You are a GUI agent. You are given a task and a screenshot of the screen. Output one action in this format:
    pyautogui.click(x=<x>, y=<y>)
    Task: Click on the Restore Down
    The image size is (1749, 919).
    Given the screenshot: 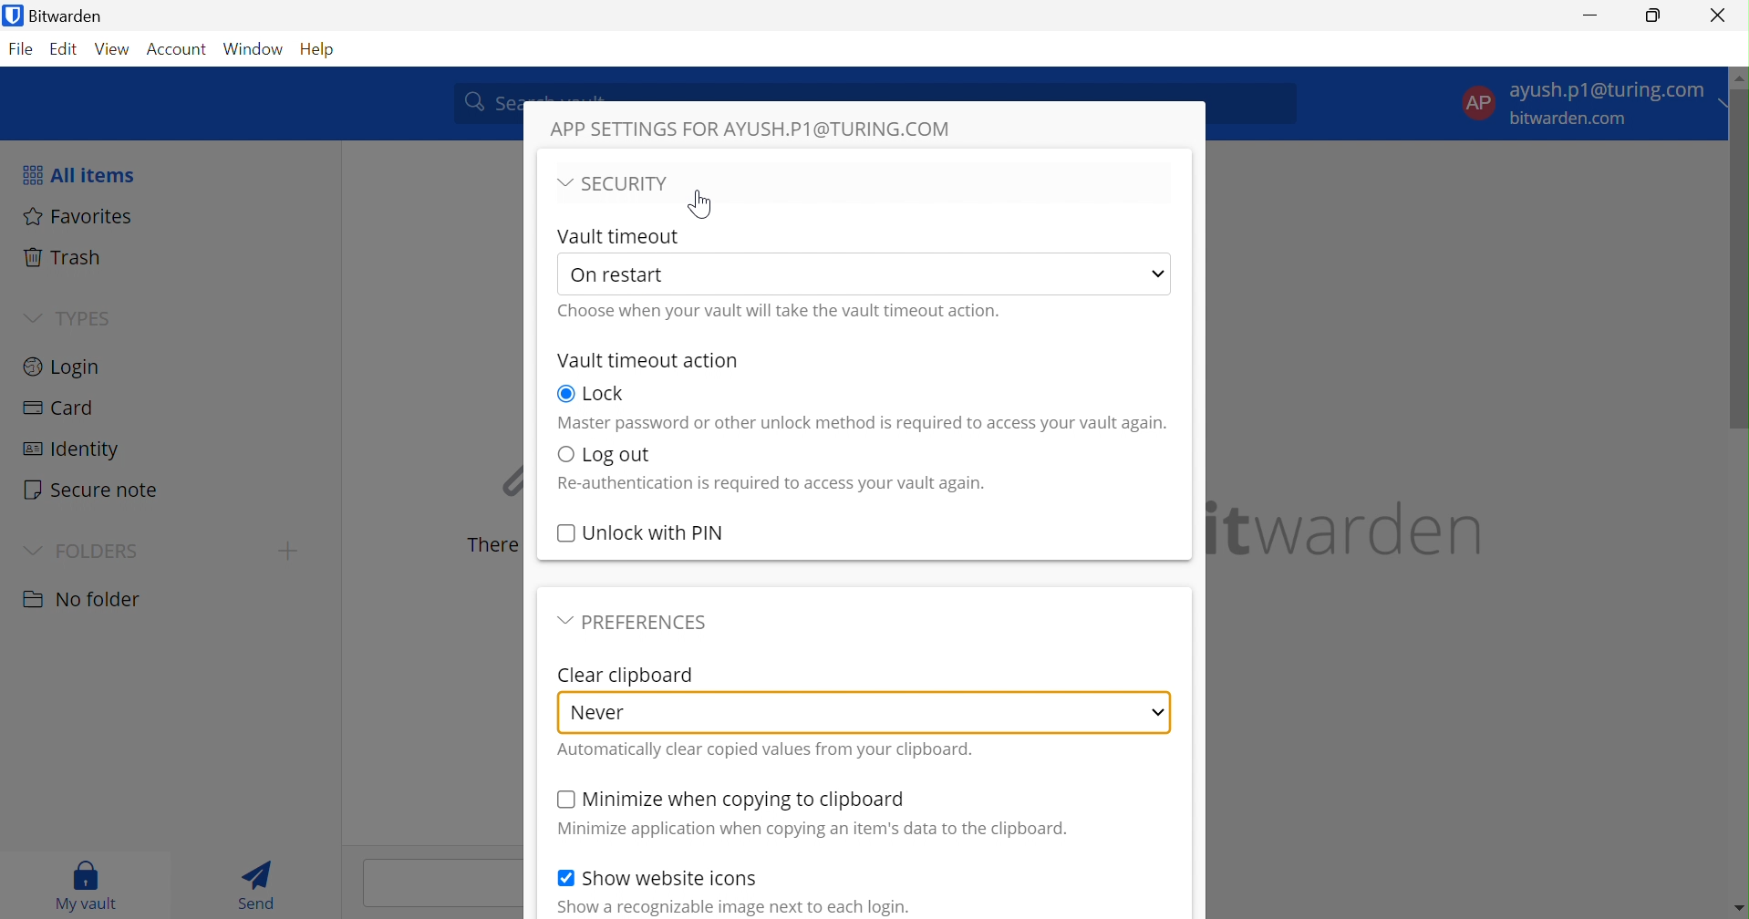 What is the action you would take?
    pyautogui.click(x=1653, y=16)
    